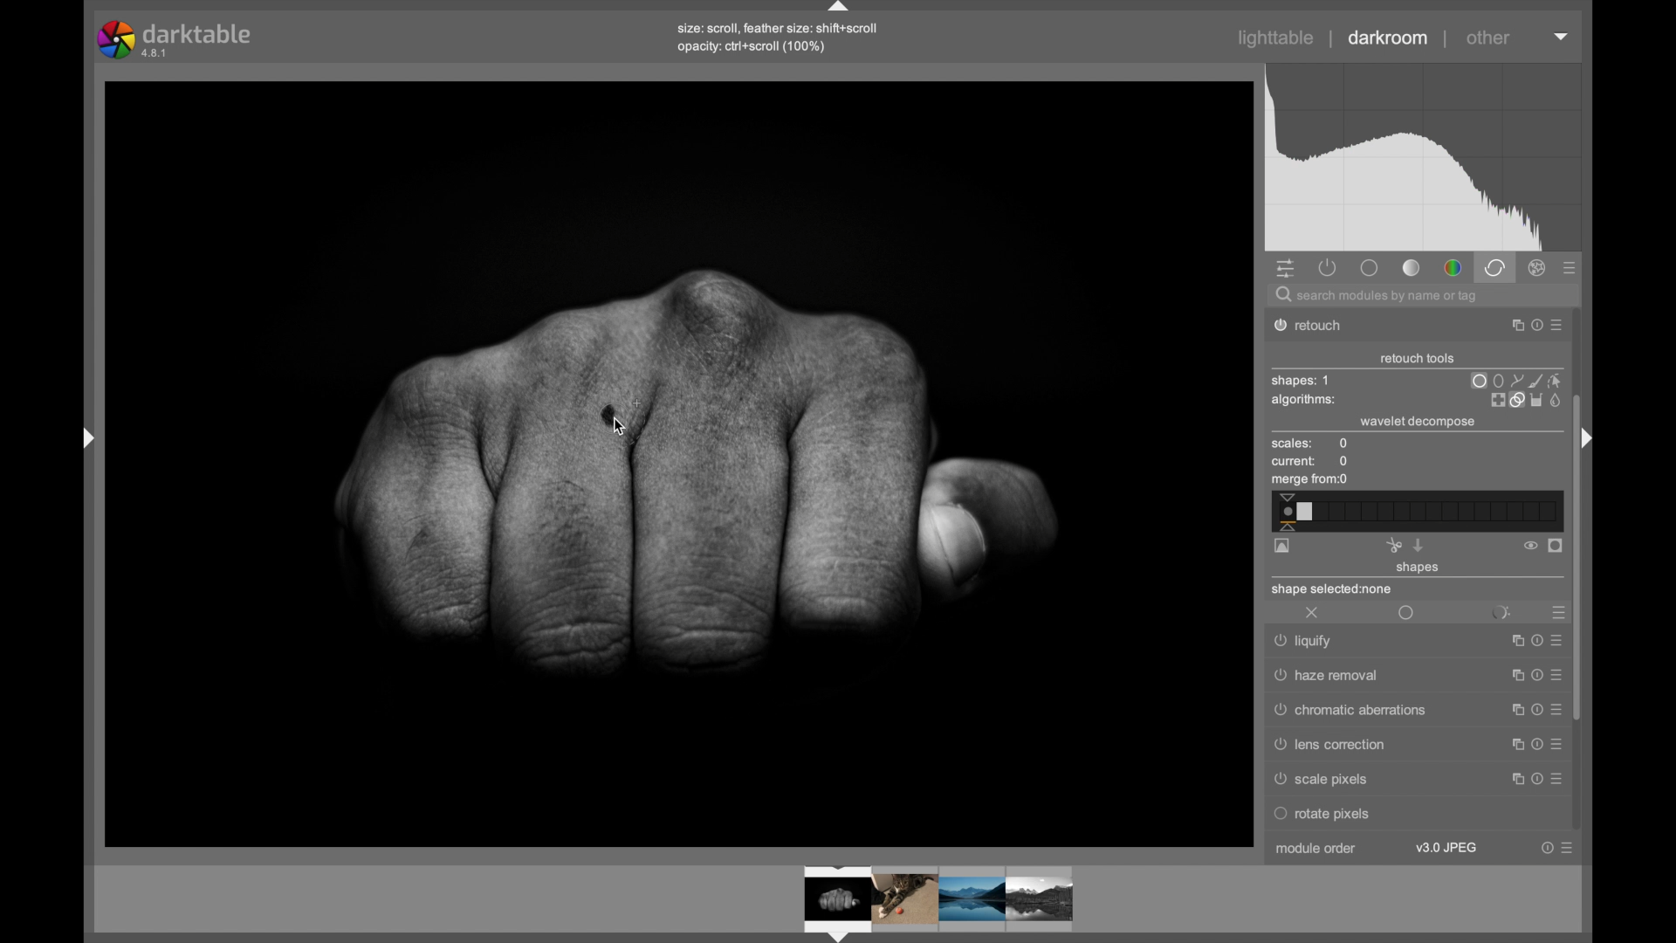  Describe the element at coordinates (1518, 380) in the screenshot. I see `draw mask options` at that location.